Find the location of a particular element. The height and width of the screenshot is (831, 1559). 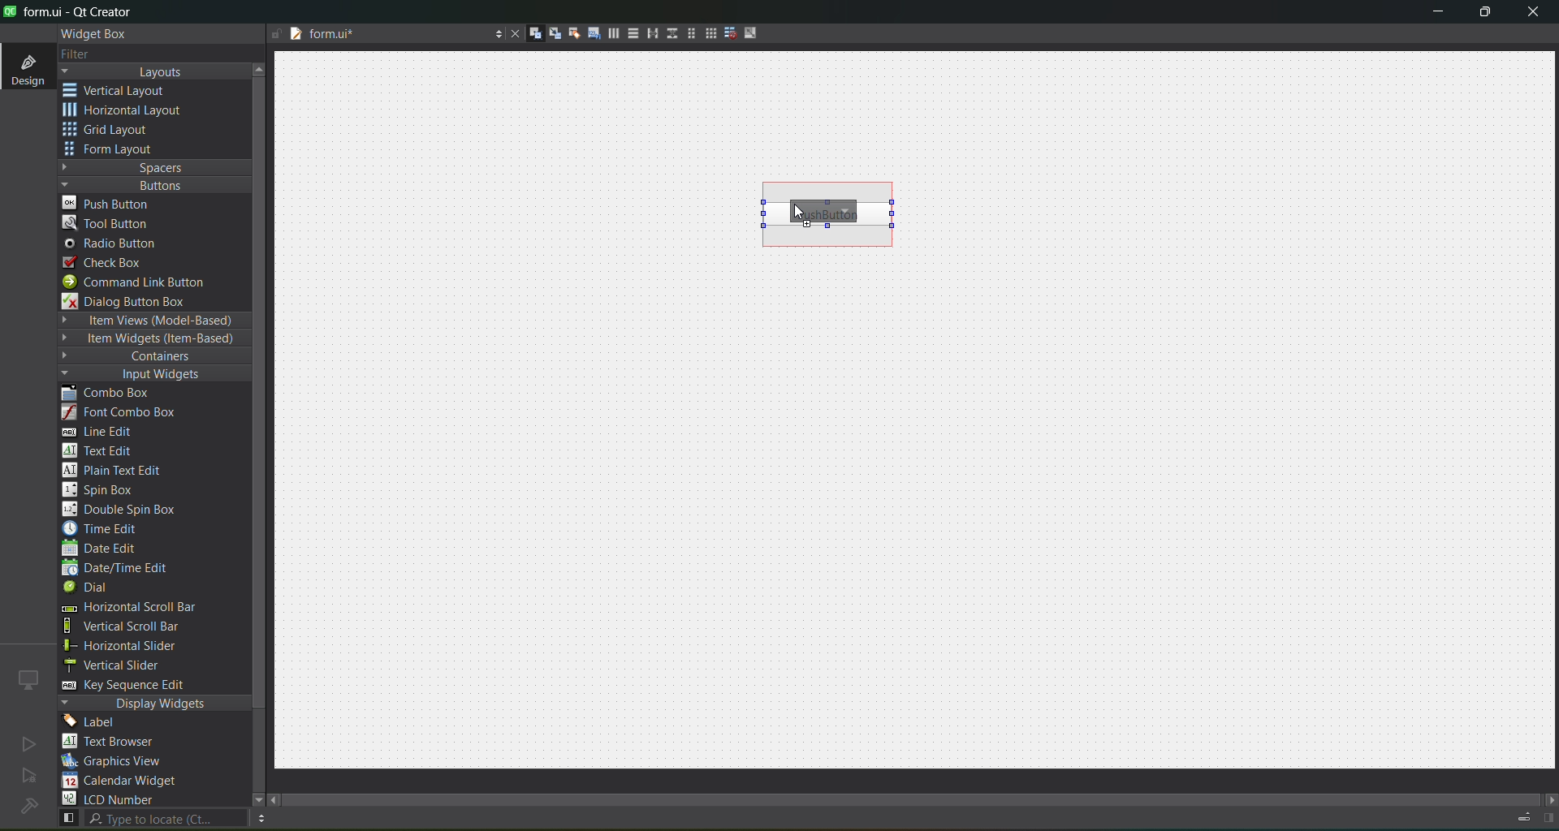

vertical slider is located at coordinates (127, 665).